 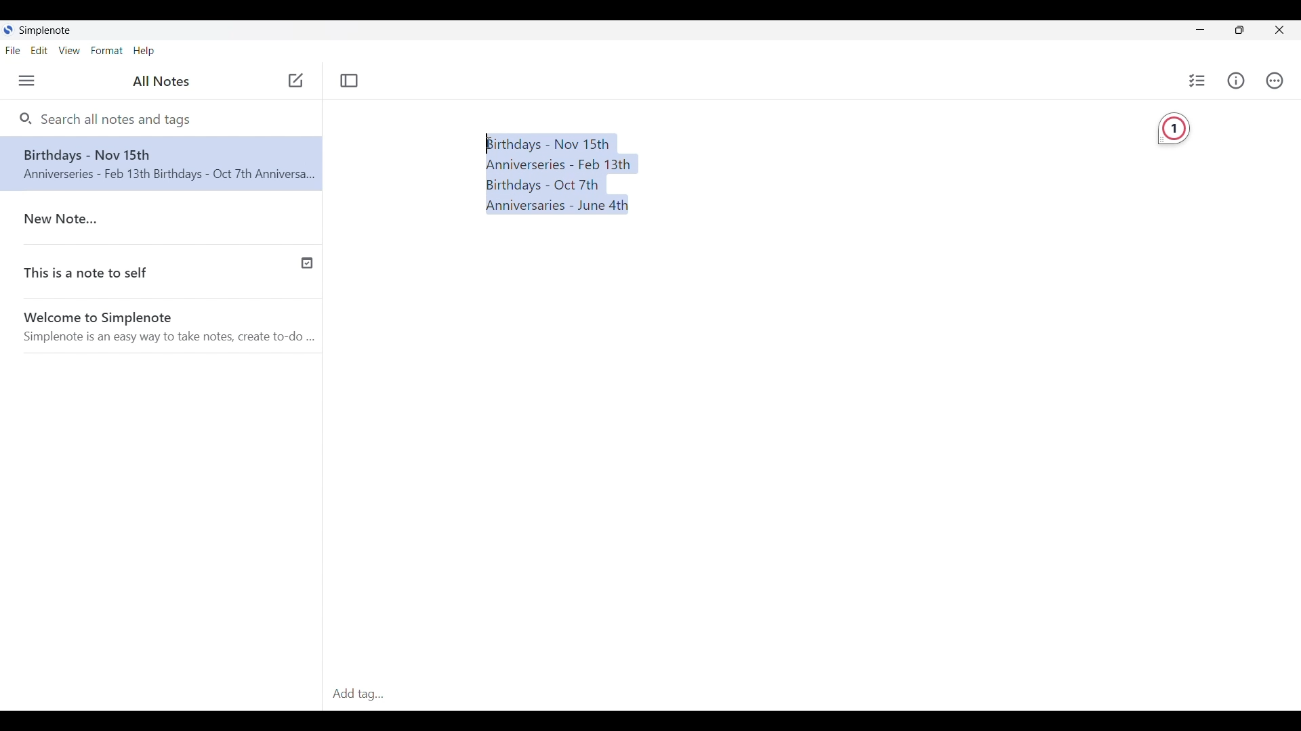 What do you see at coordinates (39, 51) in the screenshot?
I see `Edit menu` at bounding box center [39, 51].